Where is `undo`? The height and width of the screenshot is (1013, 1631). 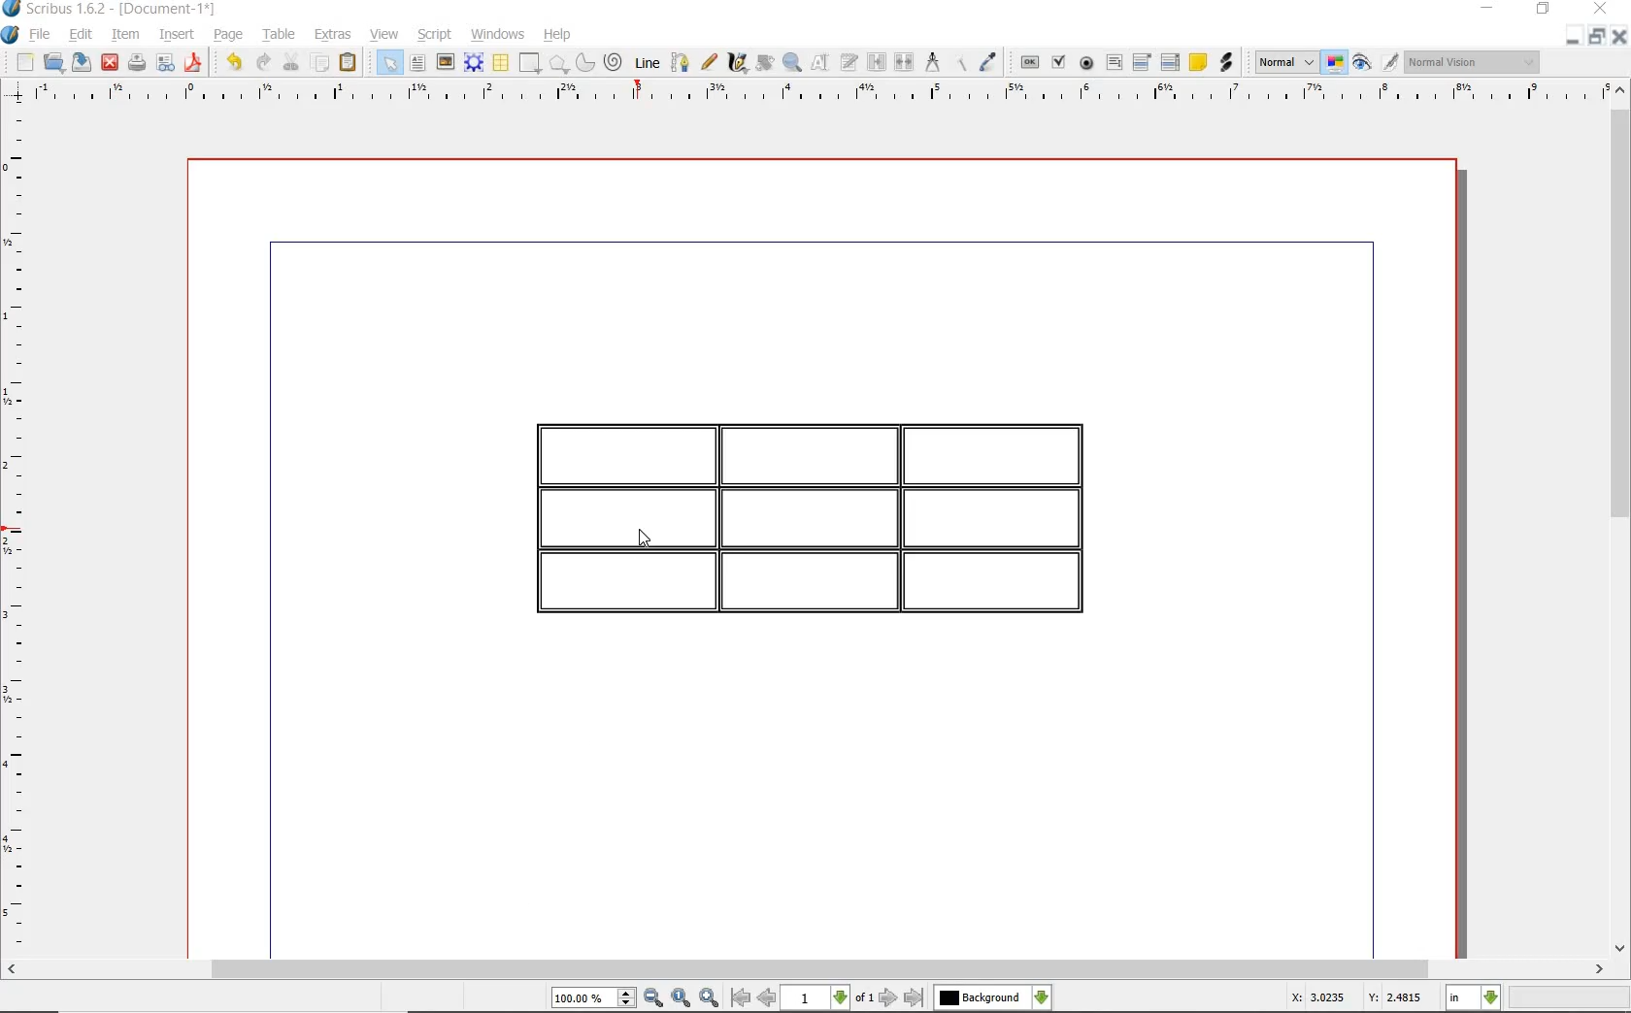 undo is located at coordinates (234, 63).